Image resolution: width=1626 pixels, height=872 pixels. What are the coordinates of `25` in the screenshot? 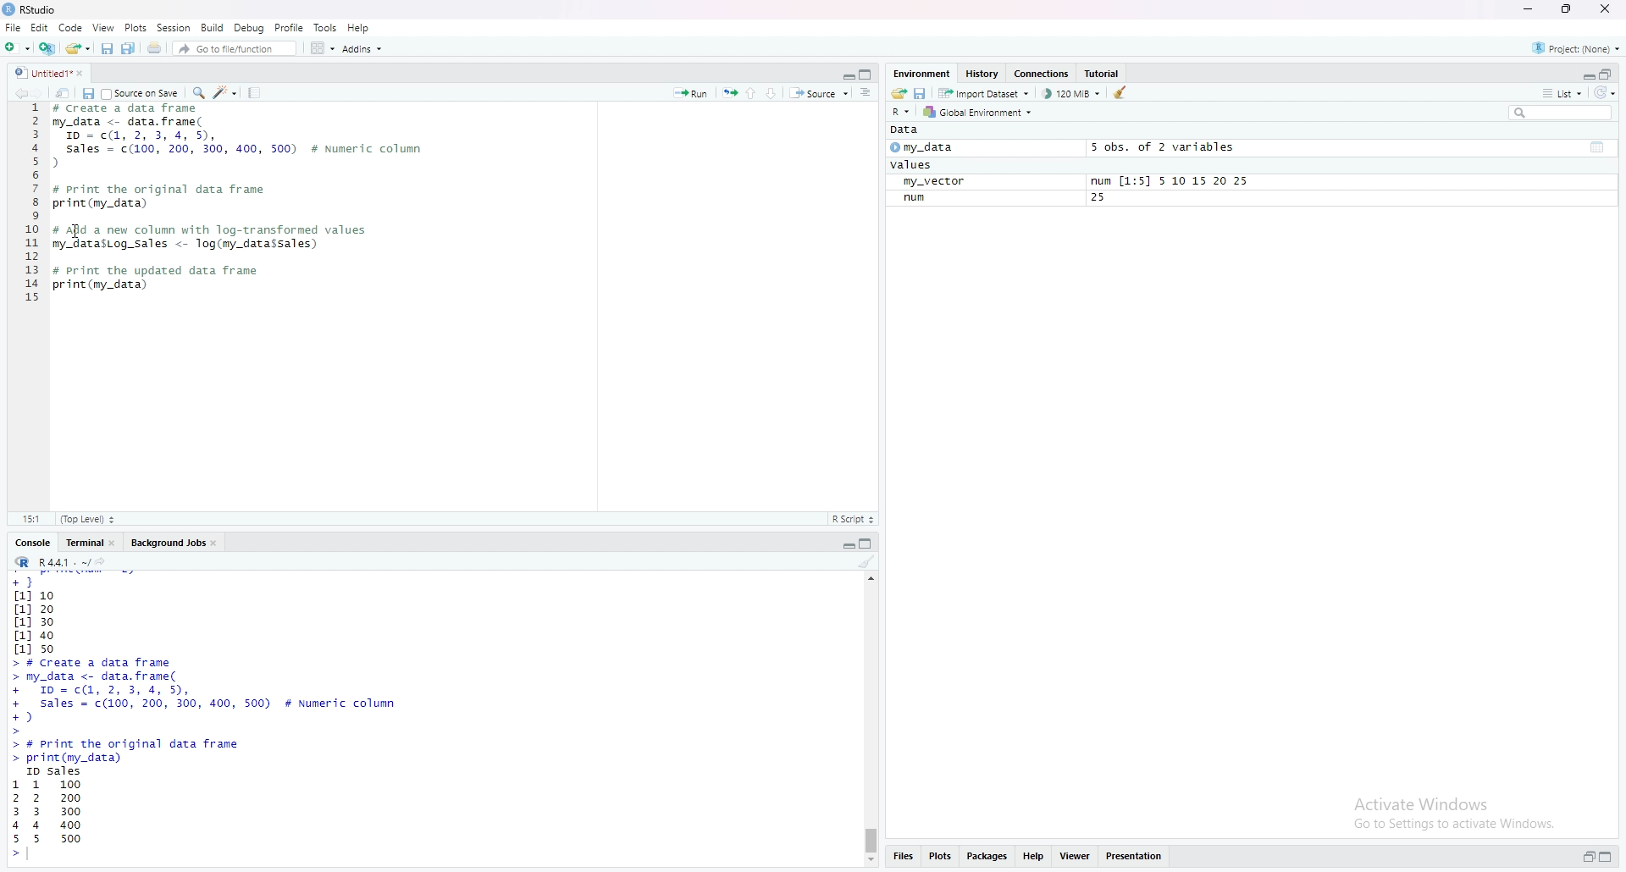 It's located at (1102, 199).